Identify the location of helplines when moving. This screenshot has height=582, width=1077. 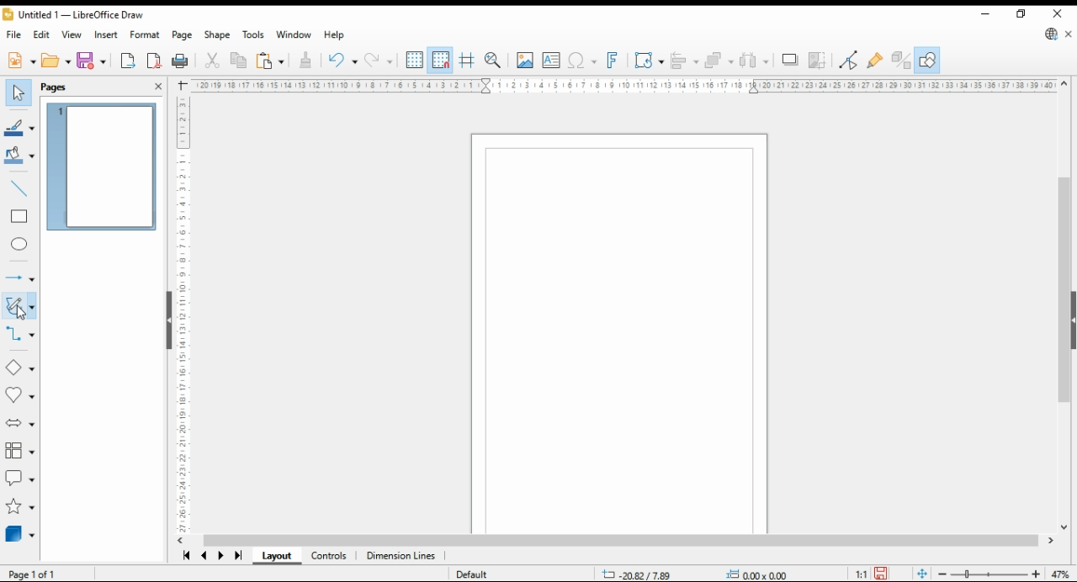
(468, 61).